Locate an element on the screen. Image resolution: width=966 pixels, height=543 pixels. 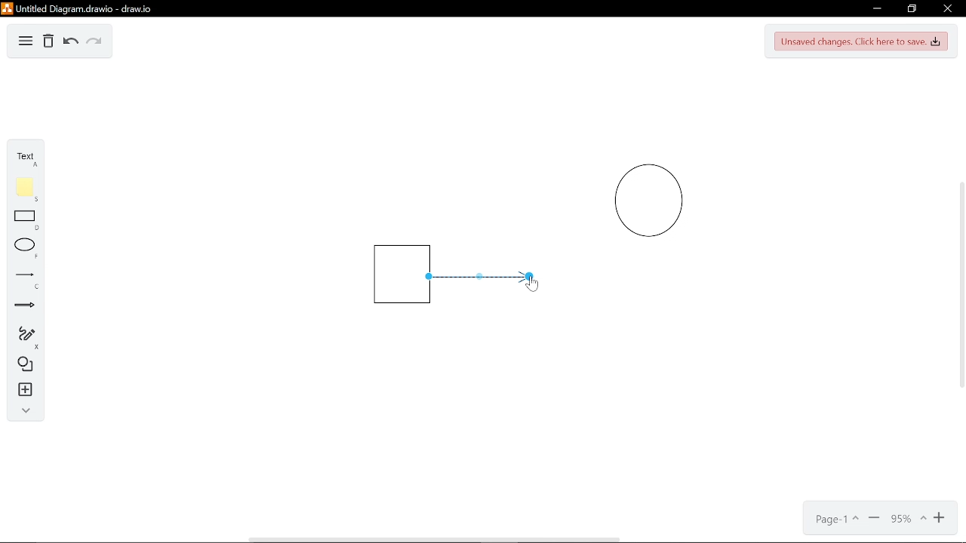
Arrow is located at coordinates (20, 306).